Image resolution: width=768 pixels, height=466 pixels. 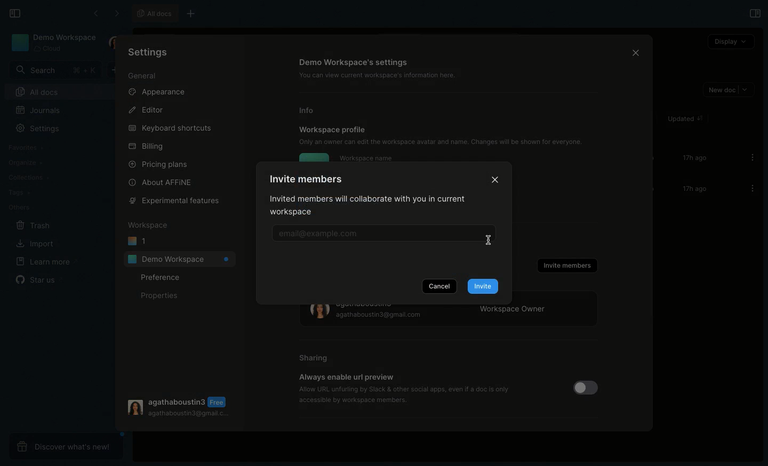 What do you see at coordinates (28, 176) in the screenshot?
I see `Collections` at bounding box center [28, 176].